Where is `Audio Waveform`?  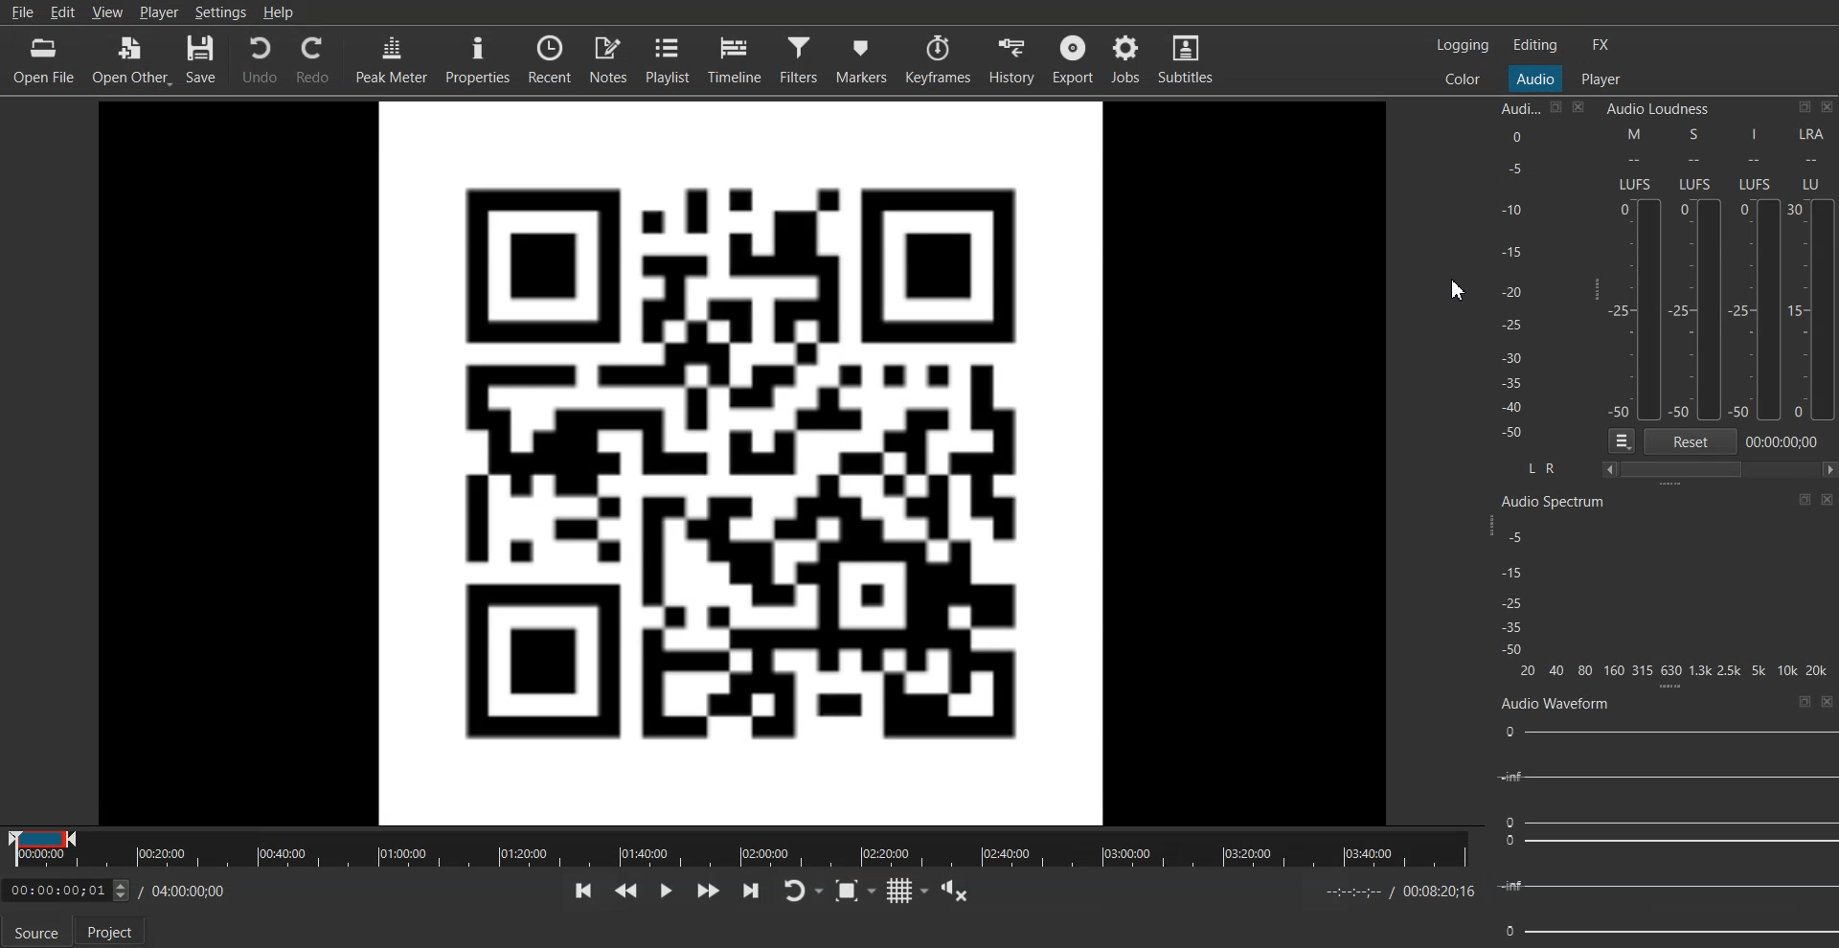
Audio Waveform is located at coordinates (1665, 831).